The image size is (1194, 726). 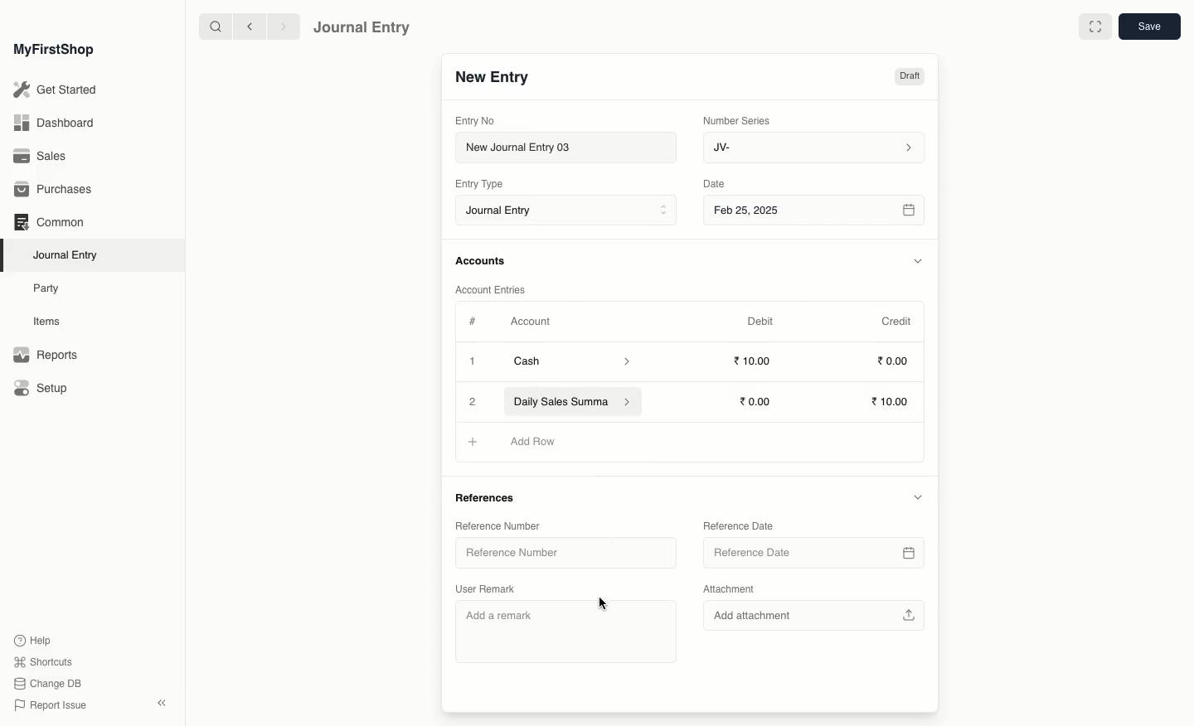 What do you see at coordinates (541, 442) in the screenshot?
I see `INCOME` at bounding box center [541, 442].